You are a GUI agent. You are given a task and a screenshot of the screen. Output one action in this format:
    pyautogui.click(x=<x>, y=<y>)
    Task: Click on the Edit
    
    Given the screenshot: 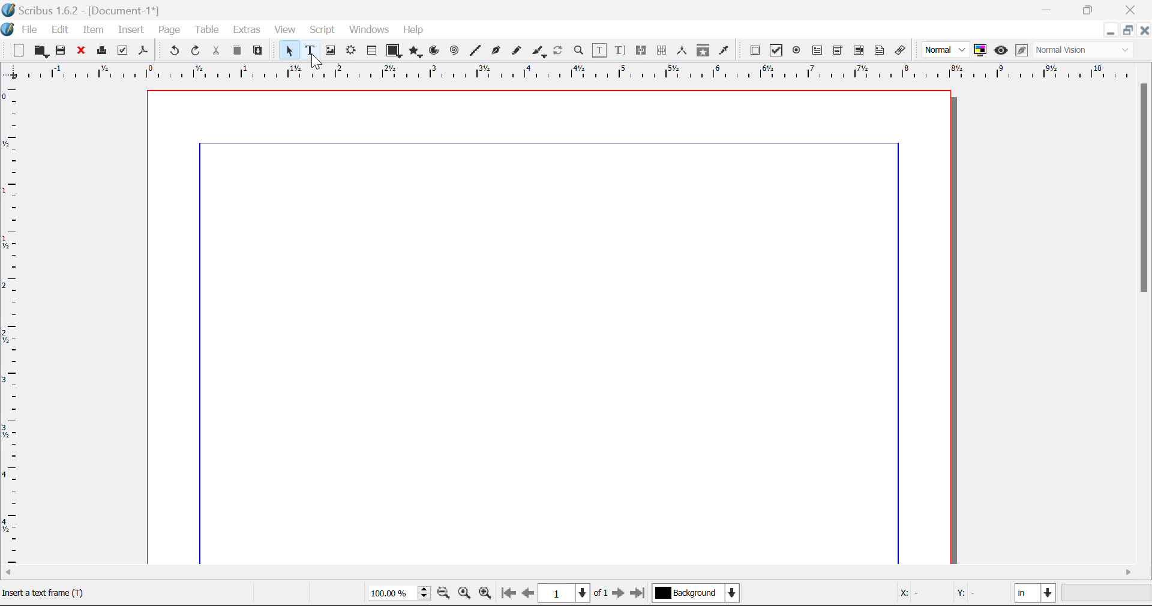 What is the action you would take?
    pyautogui.click(x=60, y=29)
    